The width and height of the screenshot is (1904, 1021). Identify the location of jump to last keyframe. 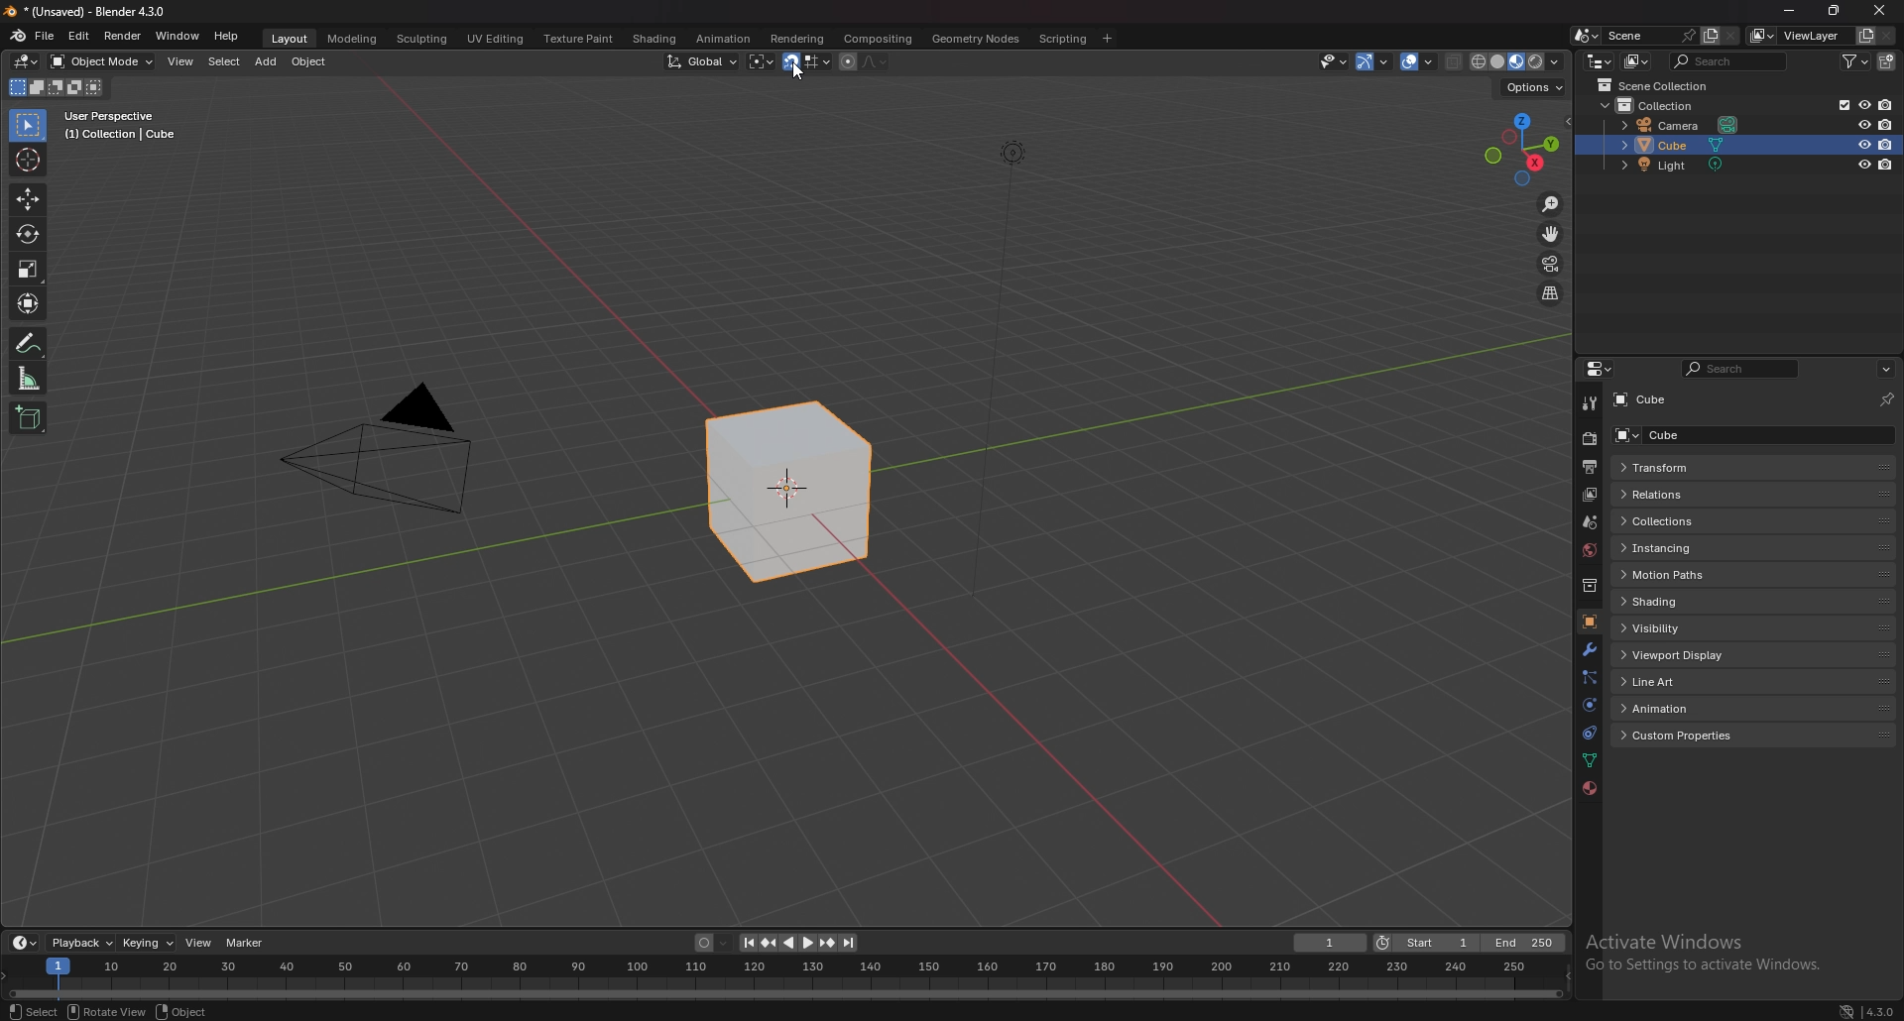
(826, 943).